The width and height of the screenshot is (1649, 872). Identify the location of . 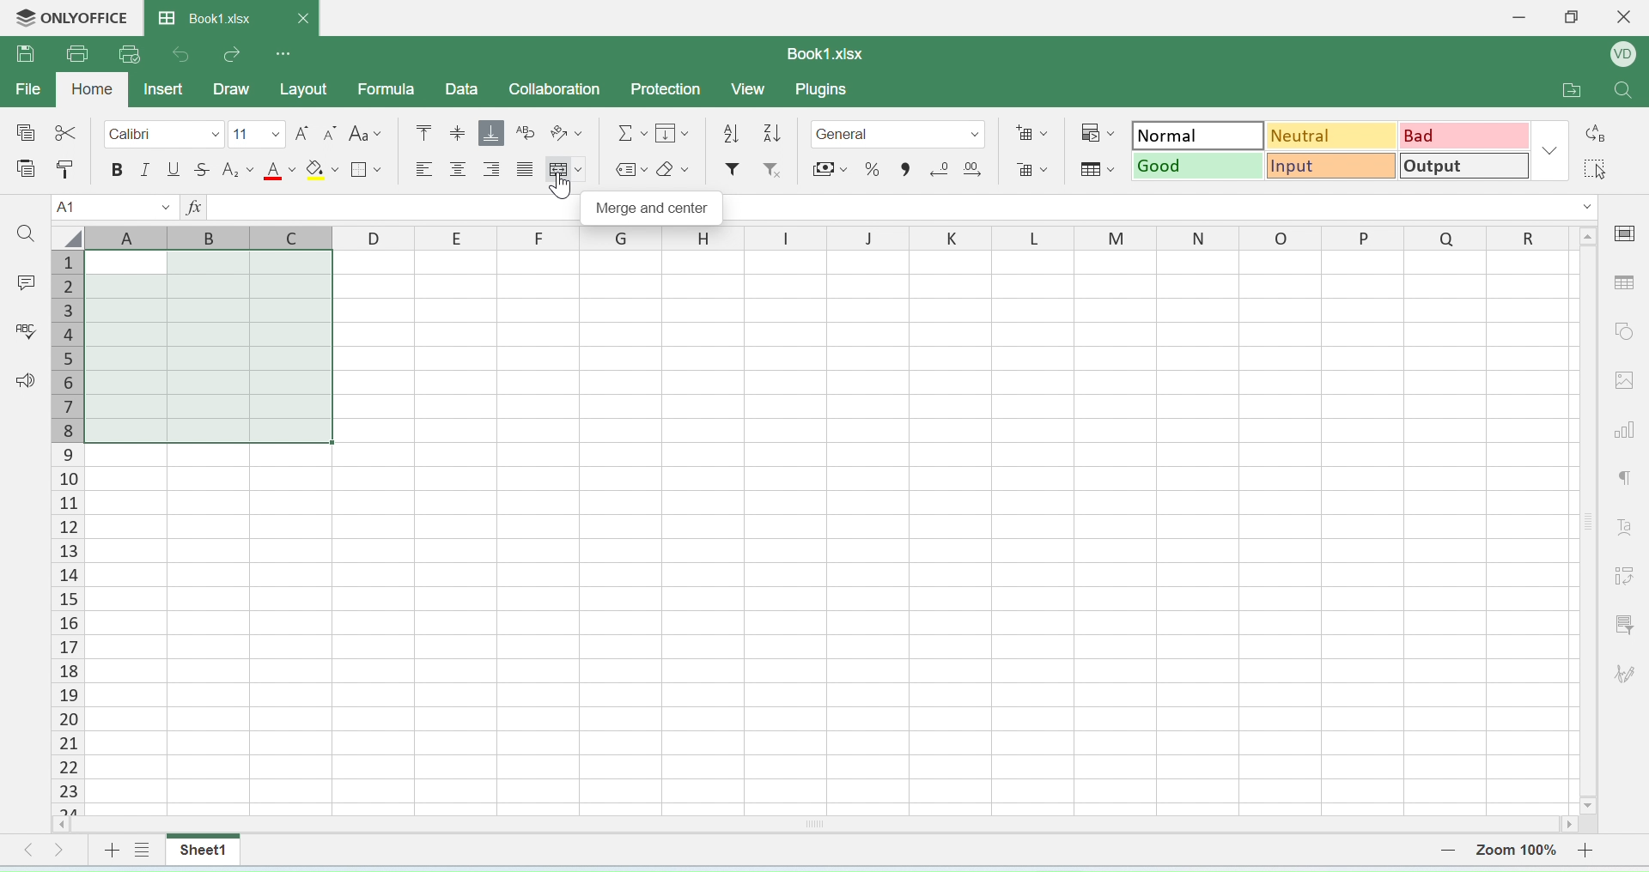
(333, 132).